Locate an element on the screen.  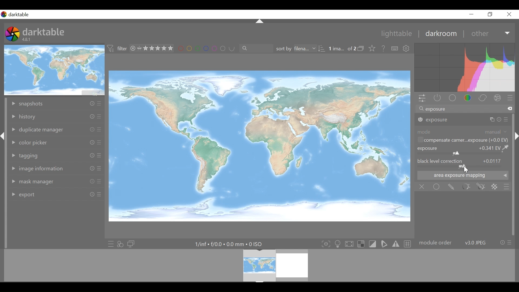
toggle ISO 12642 color assessment is located at coordinates (338, 244).